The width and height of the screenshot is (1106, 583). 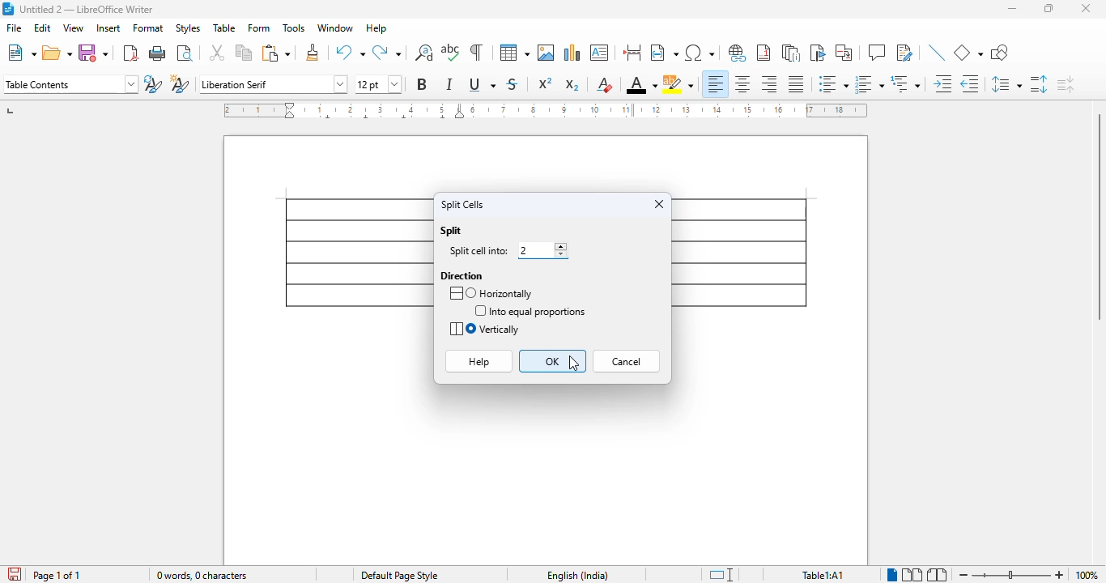 What do you see at coordinates (463, 205) in the screenshot?
I see `split cells` at bounding box center [463, 205].